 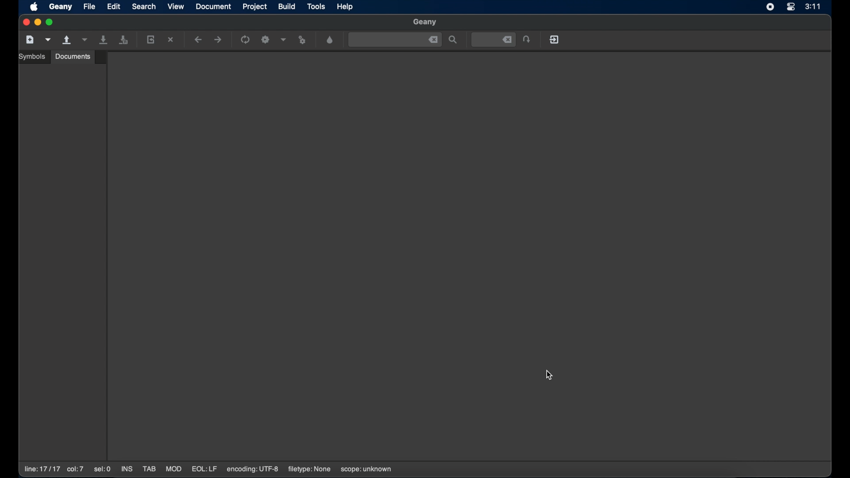 What do you see at coordinates (85, 40) in the screenshot?
I see `open a recent file` at bounding box center [85, 40].